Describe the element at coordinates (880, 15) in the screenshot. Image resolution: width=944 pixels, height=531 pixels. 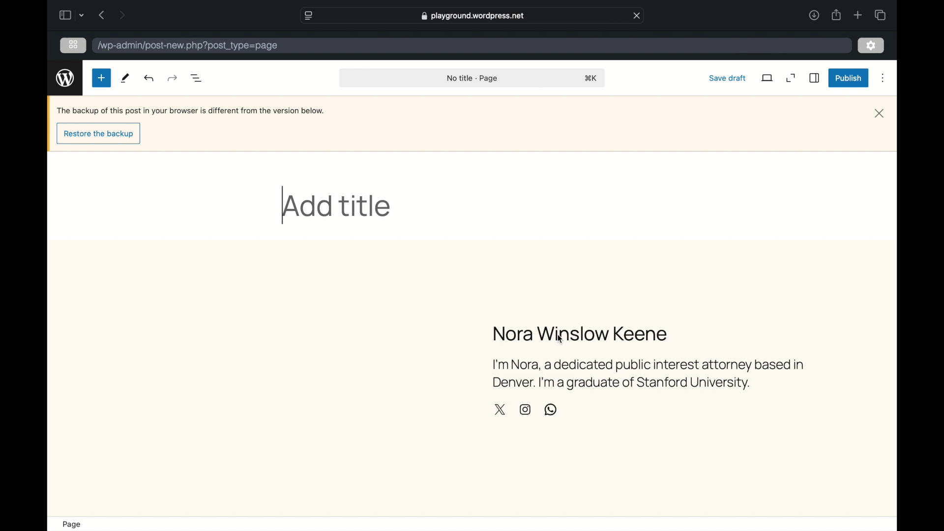
I see `show tab overview` at that location.